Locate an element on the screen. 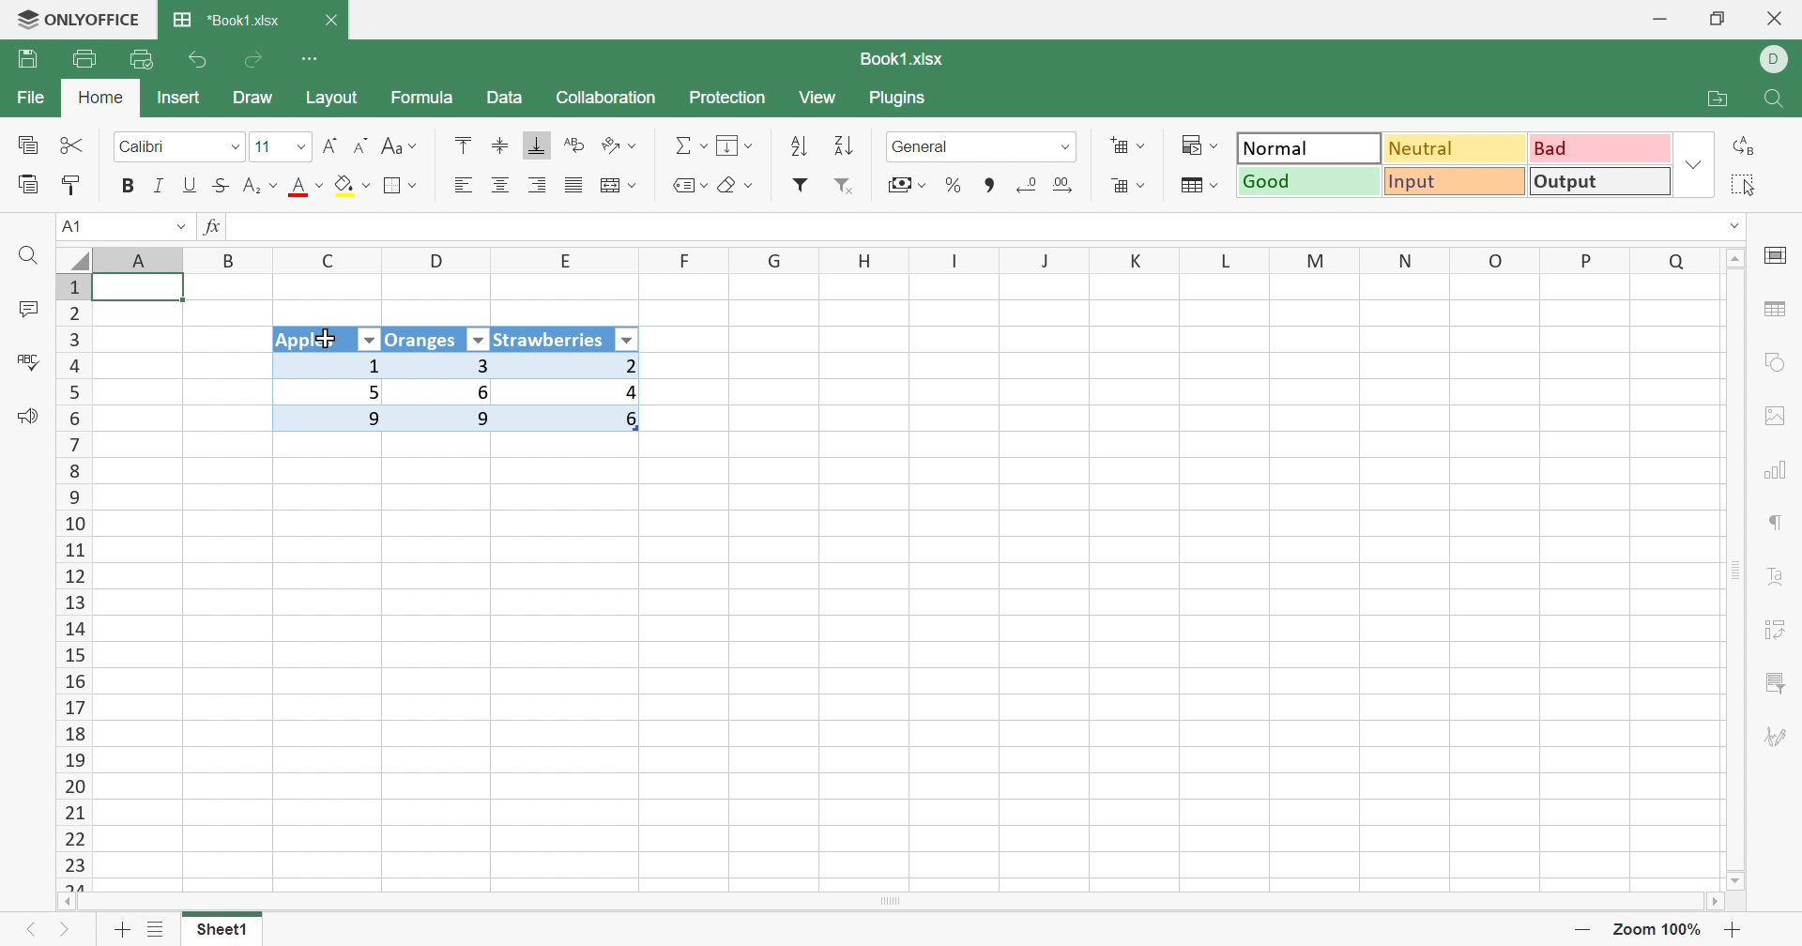  J is located at coordinates (1047, 261).